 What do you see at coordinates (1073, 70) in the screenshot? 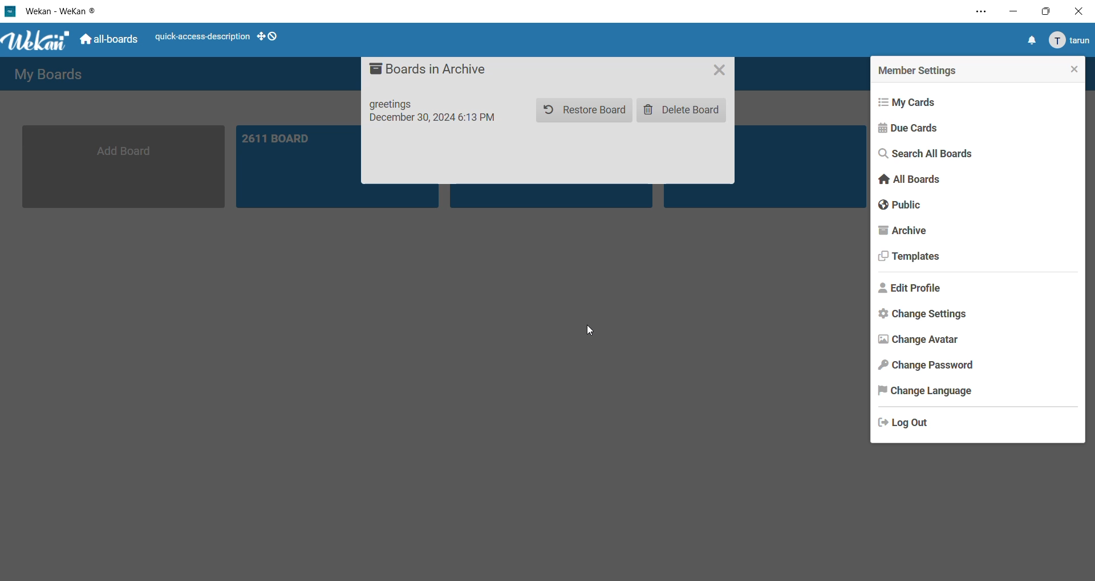
I see `close` at bounding box center [1073, 70].